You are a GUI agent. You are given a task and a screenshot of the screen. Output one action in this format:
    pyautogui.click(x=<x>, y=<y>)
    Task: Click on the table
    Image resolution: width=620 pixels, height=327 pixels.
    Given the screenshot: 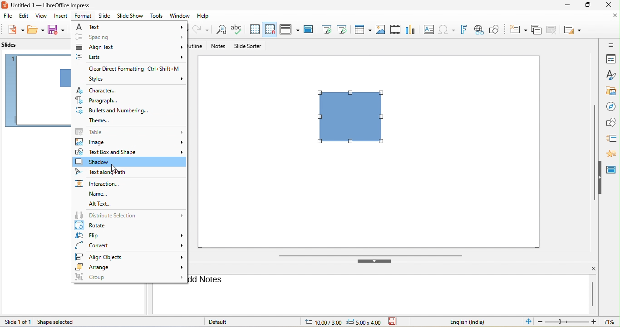 What is the action you would take?
    pyautogui.click(x=128, y=132)
    